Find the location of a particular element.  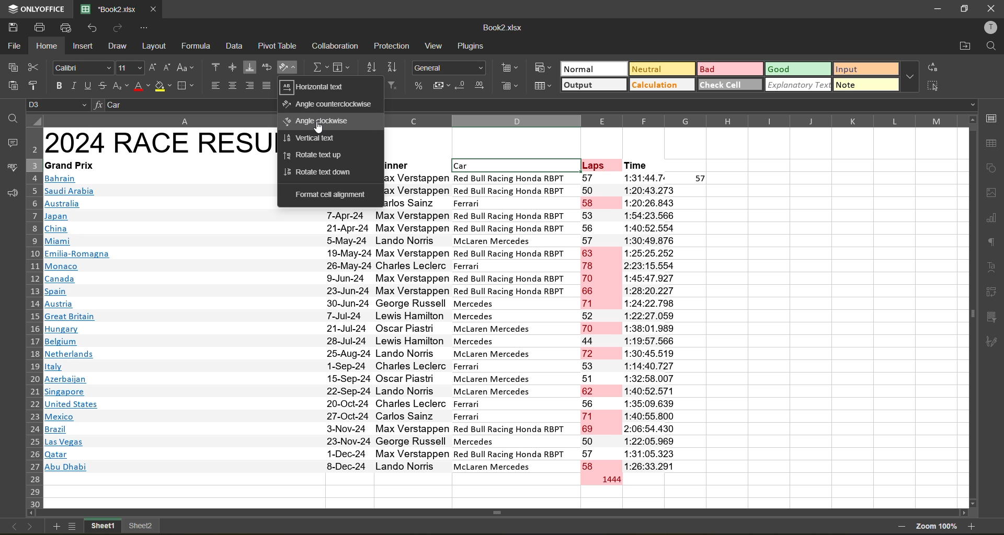

conditional formatting is located at coordinates (543, 66).